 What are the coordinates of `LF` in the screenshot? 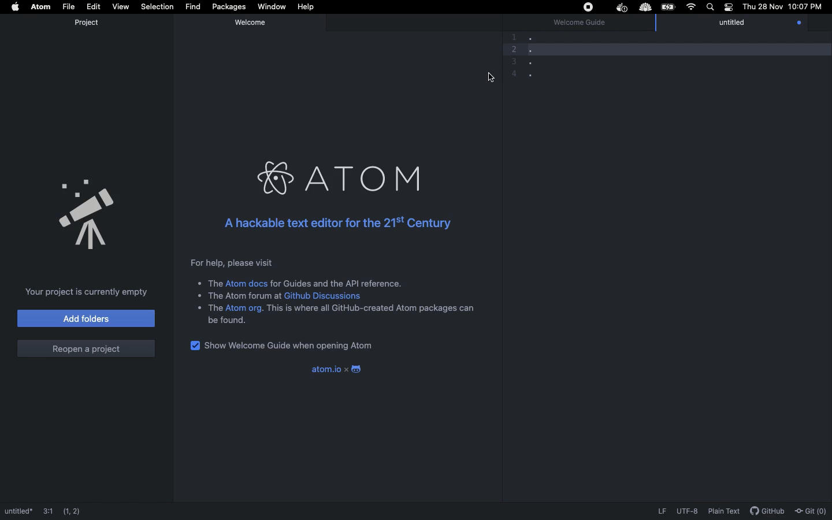 It's located at (660, 511).